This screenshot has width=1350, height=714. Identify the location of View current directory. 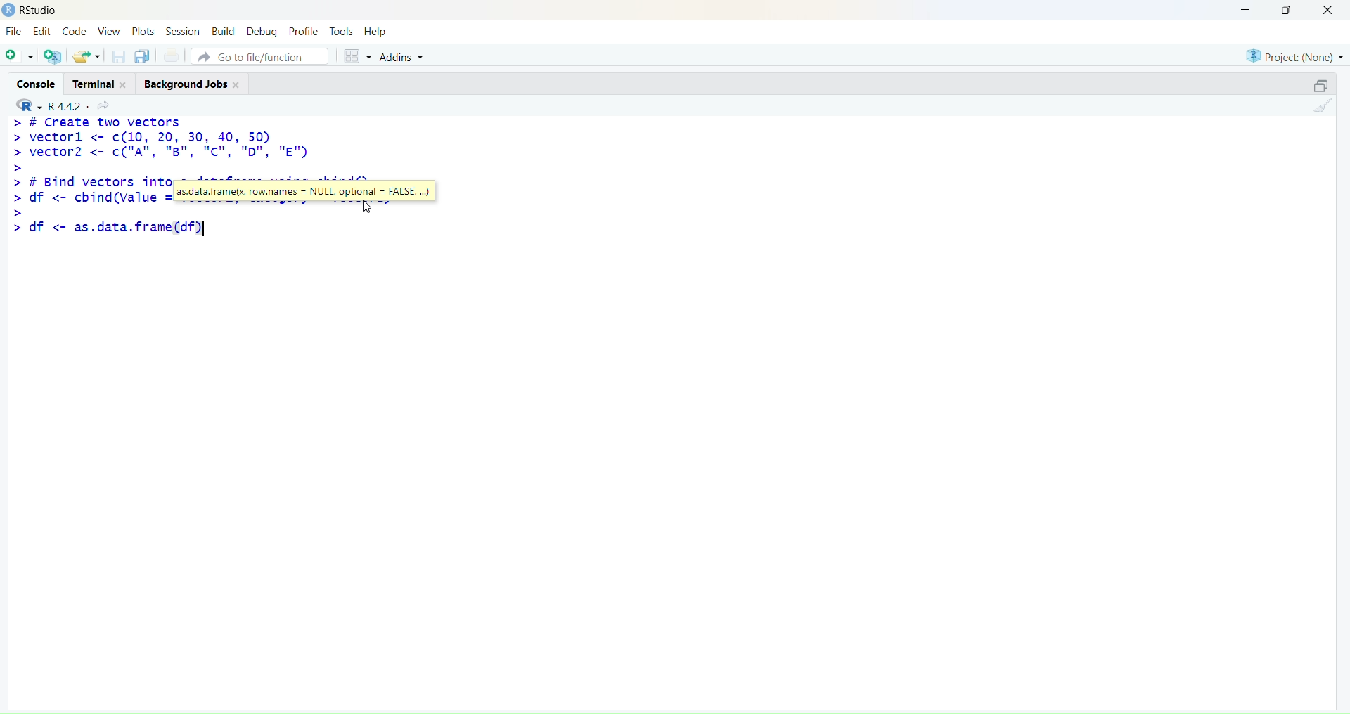
(105, 106).